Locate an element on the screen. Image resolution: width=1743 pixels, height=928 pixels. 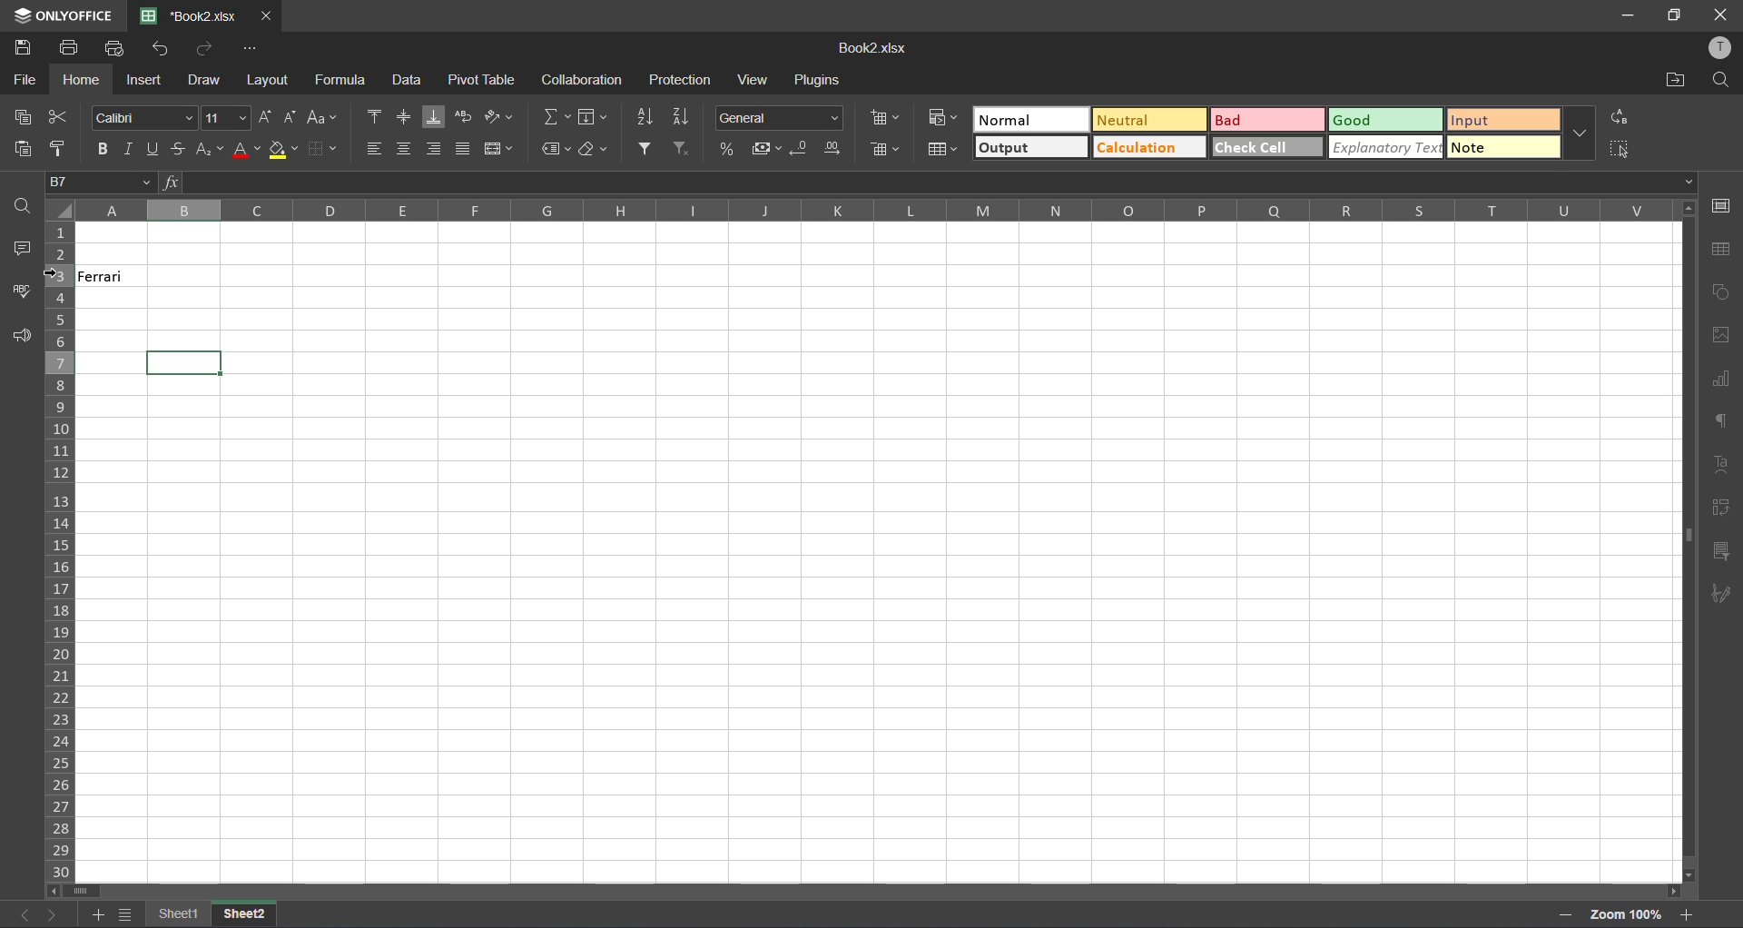
change case is located at coordinates (320, 117).